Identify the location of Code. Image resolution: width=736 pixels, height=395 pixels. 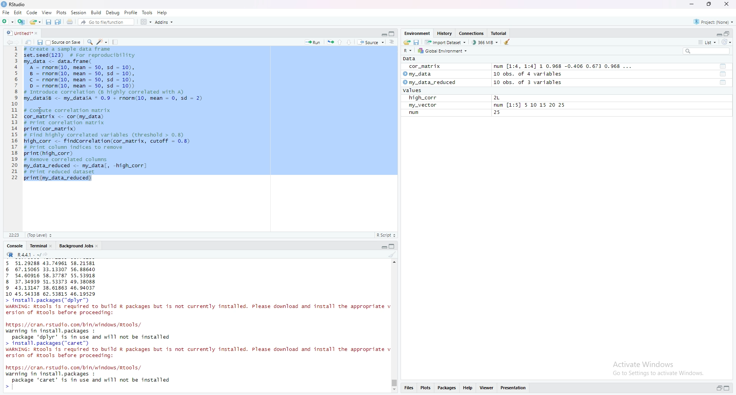
(33, 12).